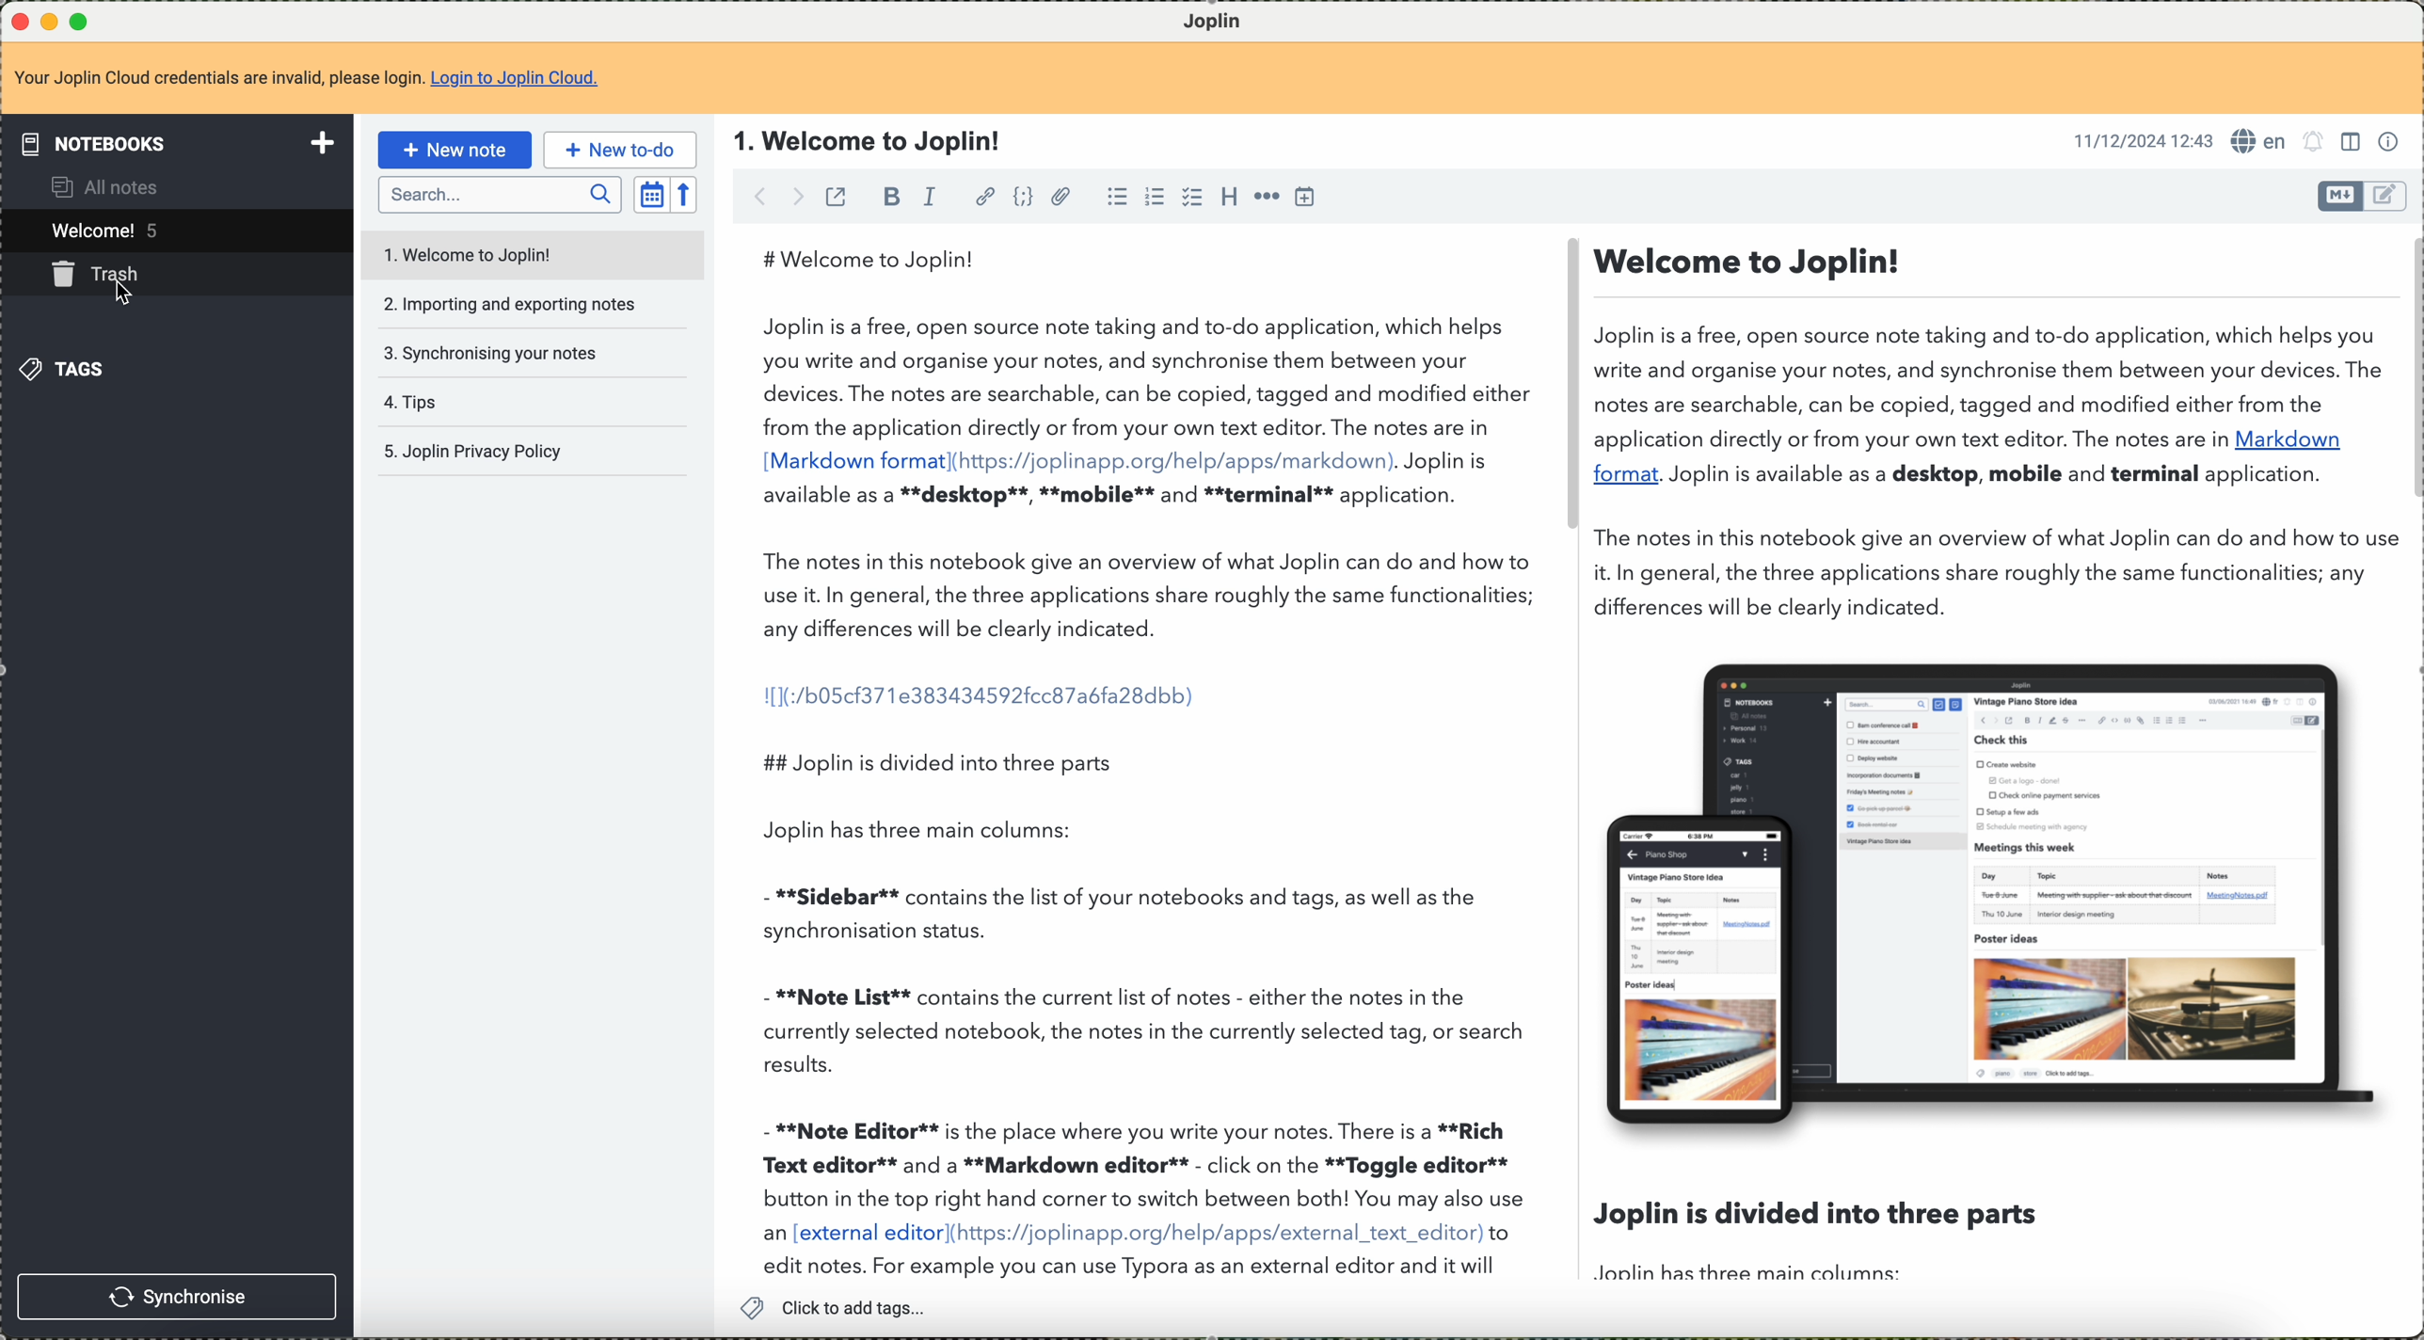  I want to click on # Welcome to Joplin!

Joplin is a free, open source note taking and to-do application, which helps
you write and organise your notes, and synchronise them between your
devices. The notes are searchable, can be copied, tagged and modified either
from the application directly or from your own text editor. The notes are in
[Markdown format](https://joplinapp.org/help/apps/markdown). Joplin is
available as a **desktop**, **mobile** and **terminal** application.

The notes in this notebook give an overview of what Joplin can do and how to
use it. In general, the three applications share roughly the same functionalities;
any differences will be clearly indicated.
1[1(:/b05¢cf371e383434592fcc87a6fa28dbb)

## Joplin is divided into three parts

Joplin has three main columns:

- **Sidebar** contains the list of your notebooks and tags, as well as the
synchronisation status.

- **Note List** contains the current list of notes - either the notes in the
currently selected notebook, the notes in the currently selected tag, or search
results.

- **Note Editor** is the place where you write your notes. There is a **Rich
Text editor** and a **Markdown editor** - click on the **Toggle editor**
button in the top right hand corner to switch between both! You may also use
an [external editor](https://joplinapp.org/help/apps/external_text_editor) to
edit notes. For example you can use Typora as an external editor and it will, so click(1147, 758).